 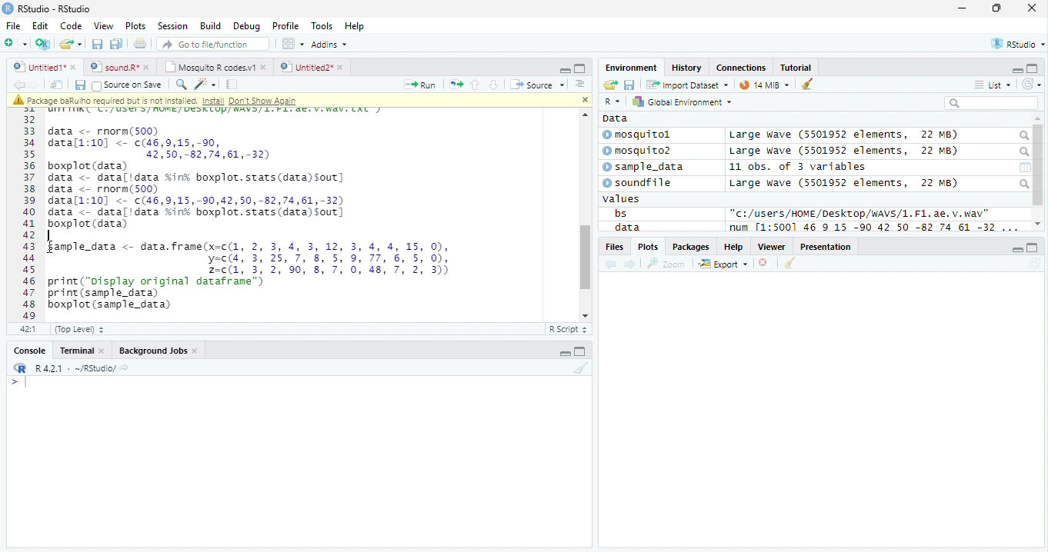 What do you see at coordinates (580, 351) in the screenshot?
I see `full screen` at bounding box center [580, 351].